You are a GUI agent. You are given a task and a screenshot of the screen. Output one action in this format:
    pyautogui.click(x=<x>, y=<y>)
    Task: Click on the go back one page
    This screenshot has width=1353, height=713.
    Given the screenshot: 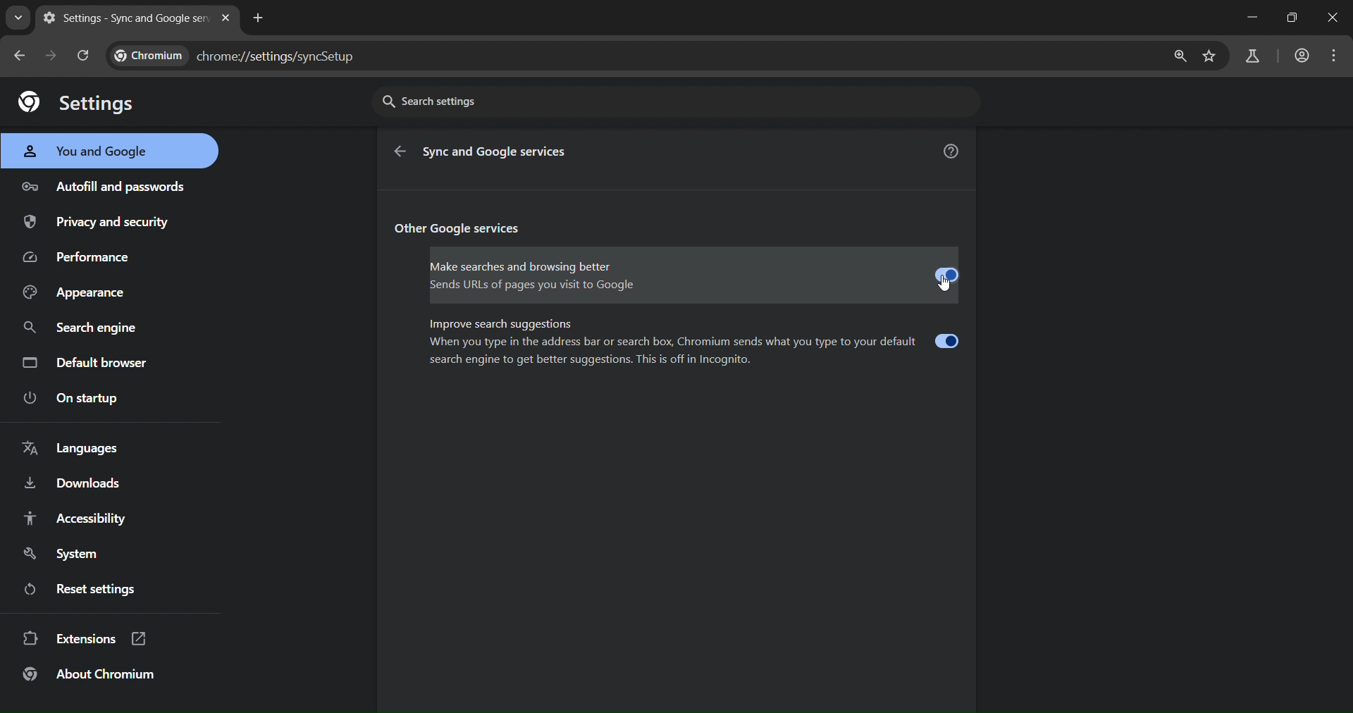 What is the action you would take?
    pyautogui.click(x=23, y=56)
    